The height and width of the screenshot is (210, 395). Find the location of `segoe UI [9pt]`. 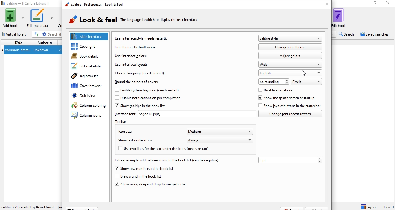

segoe UI [9pt] is located at coordinates (197, 114).